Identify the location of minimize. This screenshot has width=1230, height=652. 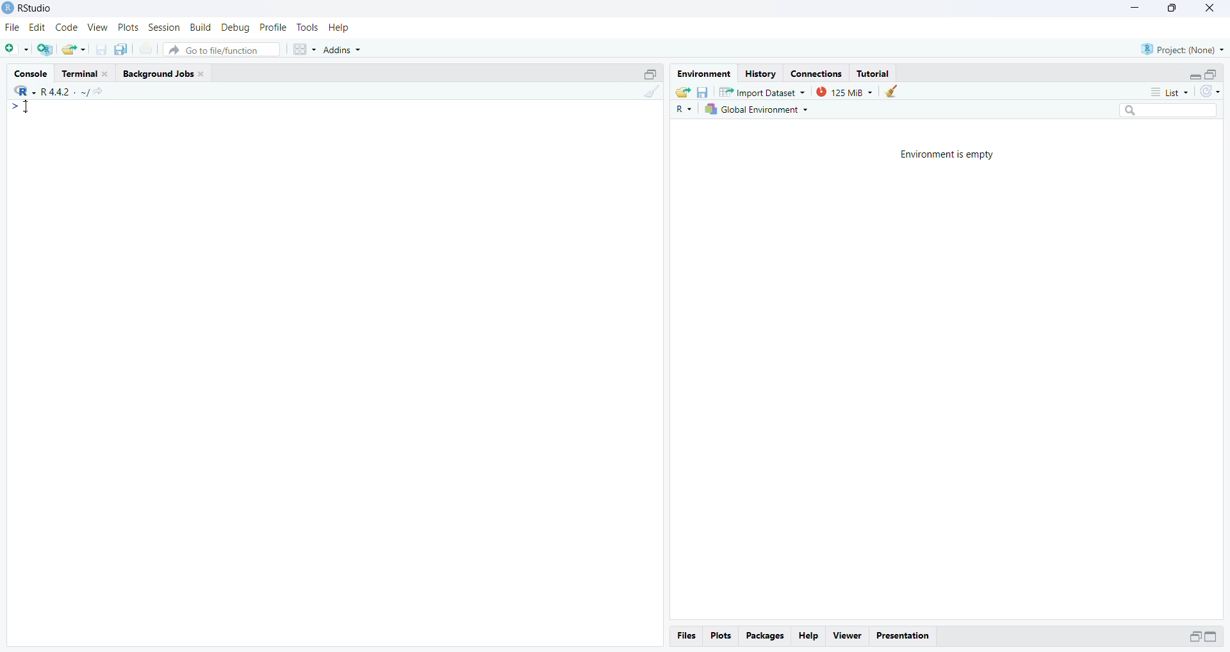
(1136, 7).